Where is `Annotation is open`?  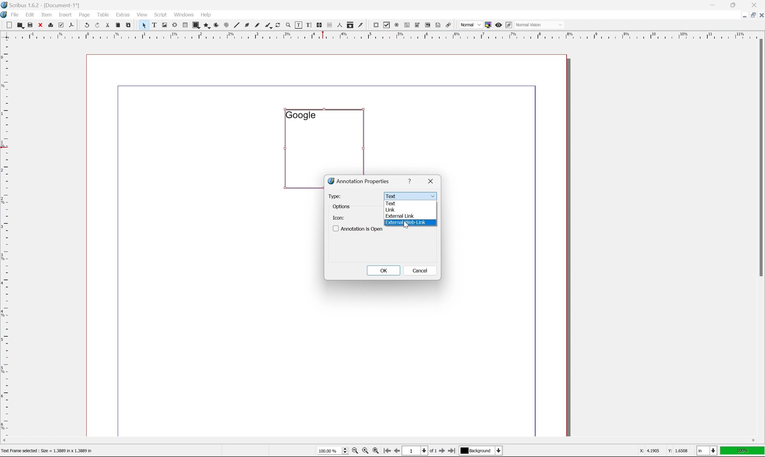 Annotation is open is located at coordinates (358, 229).